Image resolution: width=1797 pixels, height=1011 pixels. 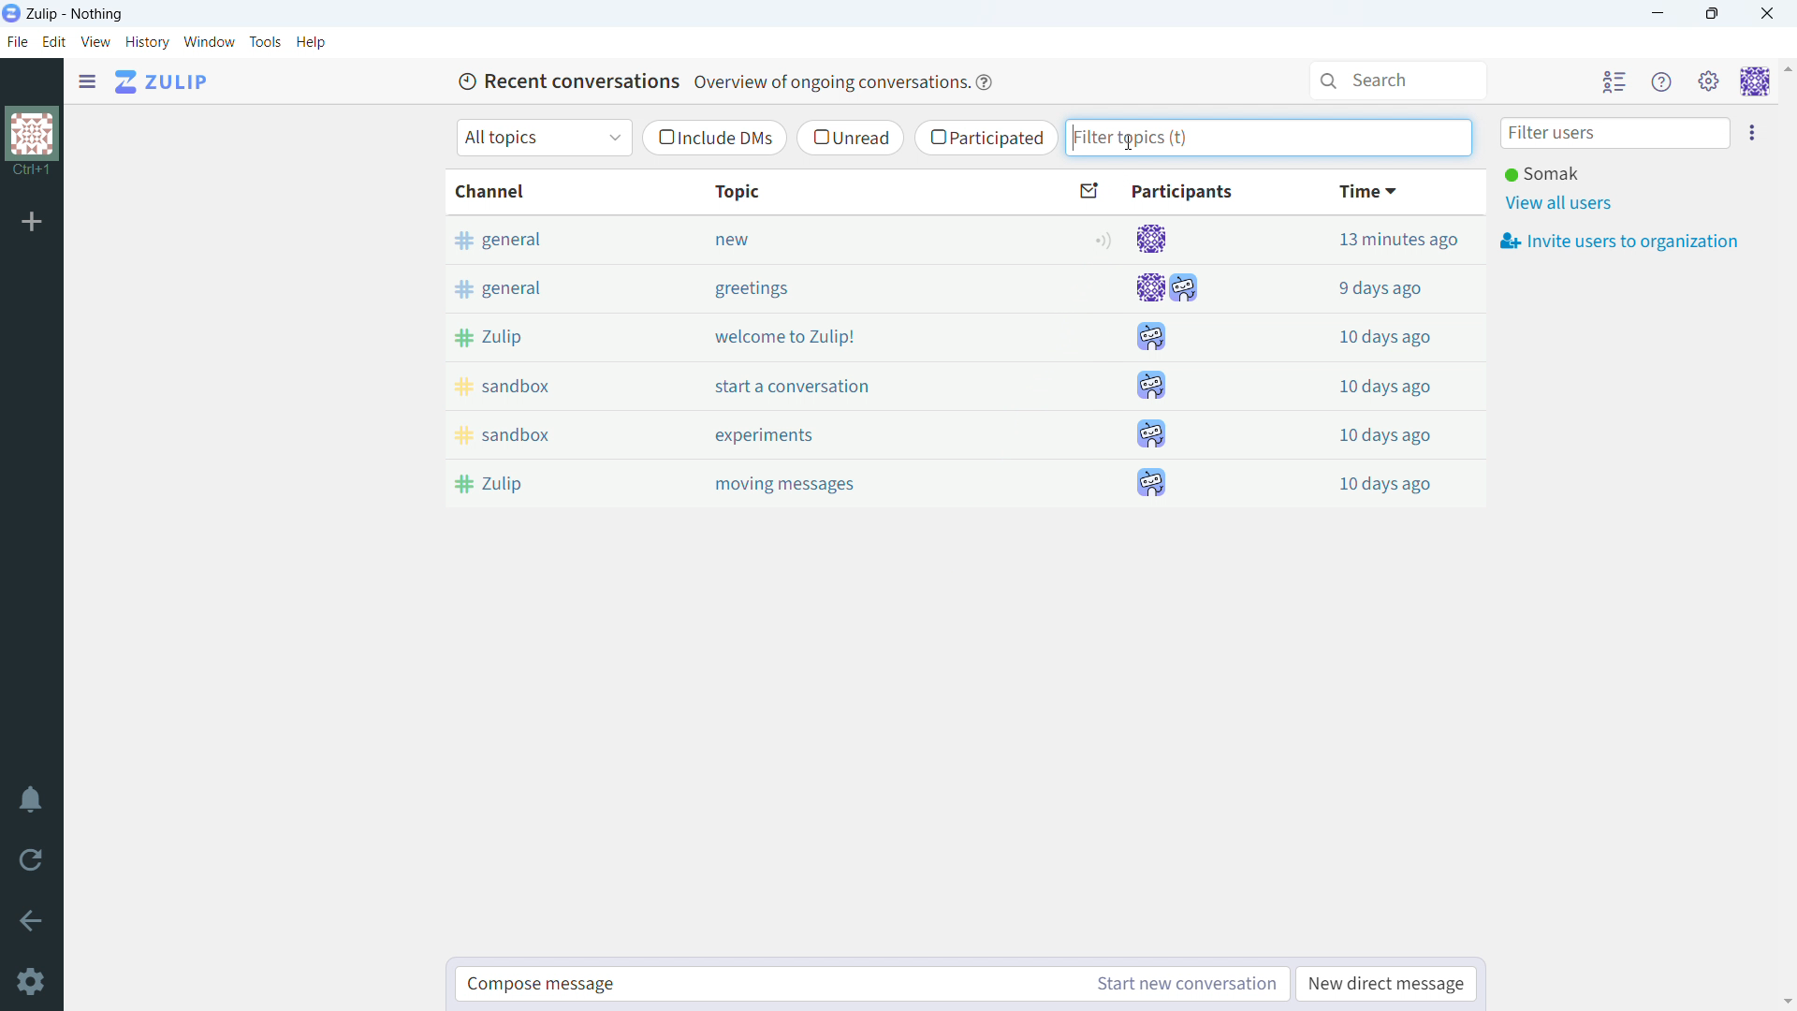 What do you see at coordinates (544, 138) in the screenshot?
I see `select topics` at bounding box center [544, 138].